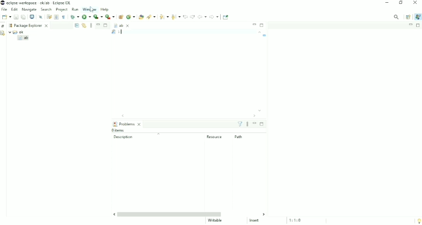  I want to click on Problems, so click(128, 124).